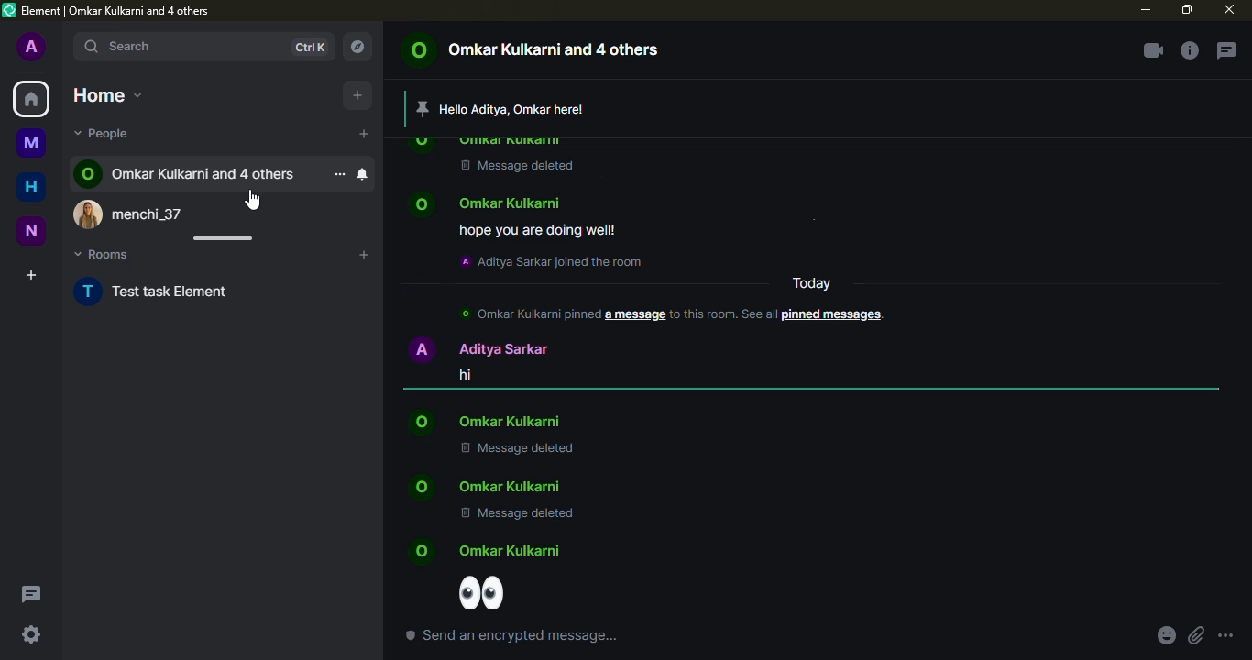  Describe the element at coordinates (104, 133) in the screenshot. I see `people` at that location.